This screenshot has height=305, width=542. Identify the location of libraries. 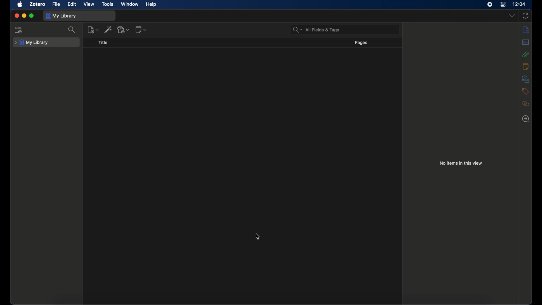
(525, 79).